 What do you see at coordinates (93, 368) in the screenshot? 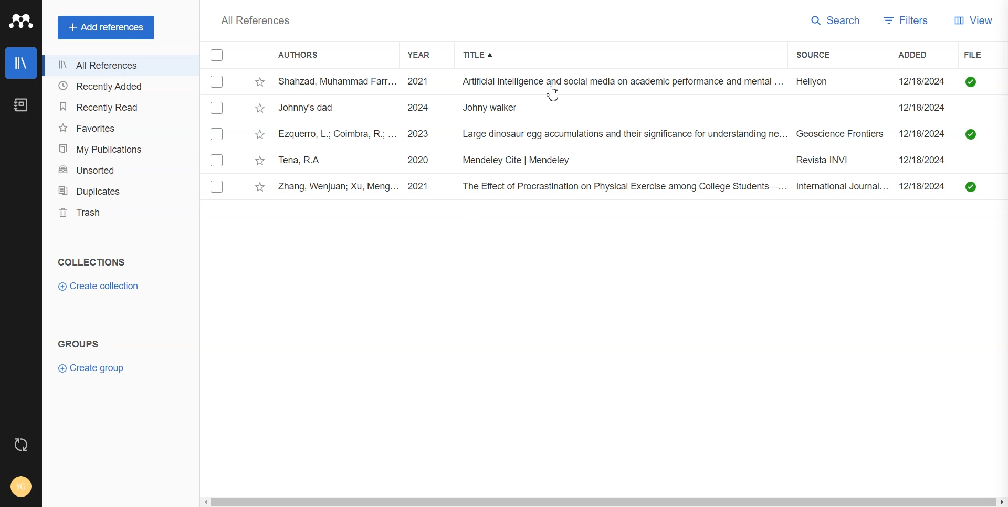
I see `Create group` at bounding box center [93, 368].